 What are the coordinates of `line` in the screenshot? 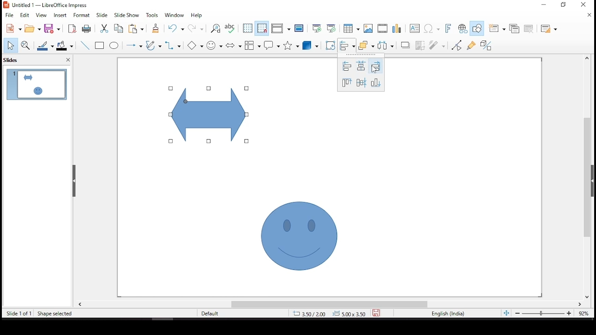 It's located at (85, 46).